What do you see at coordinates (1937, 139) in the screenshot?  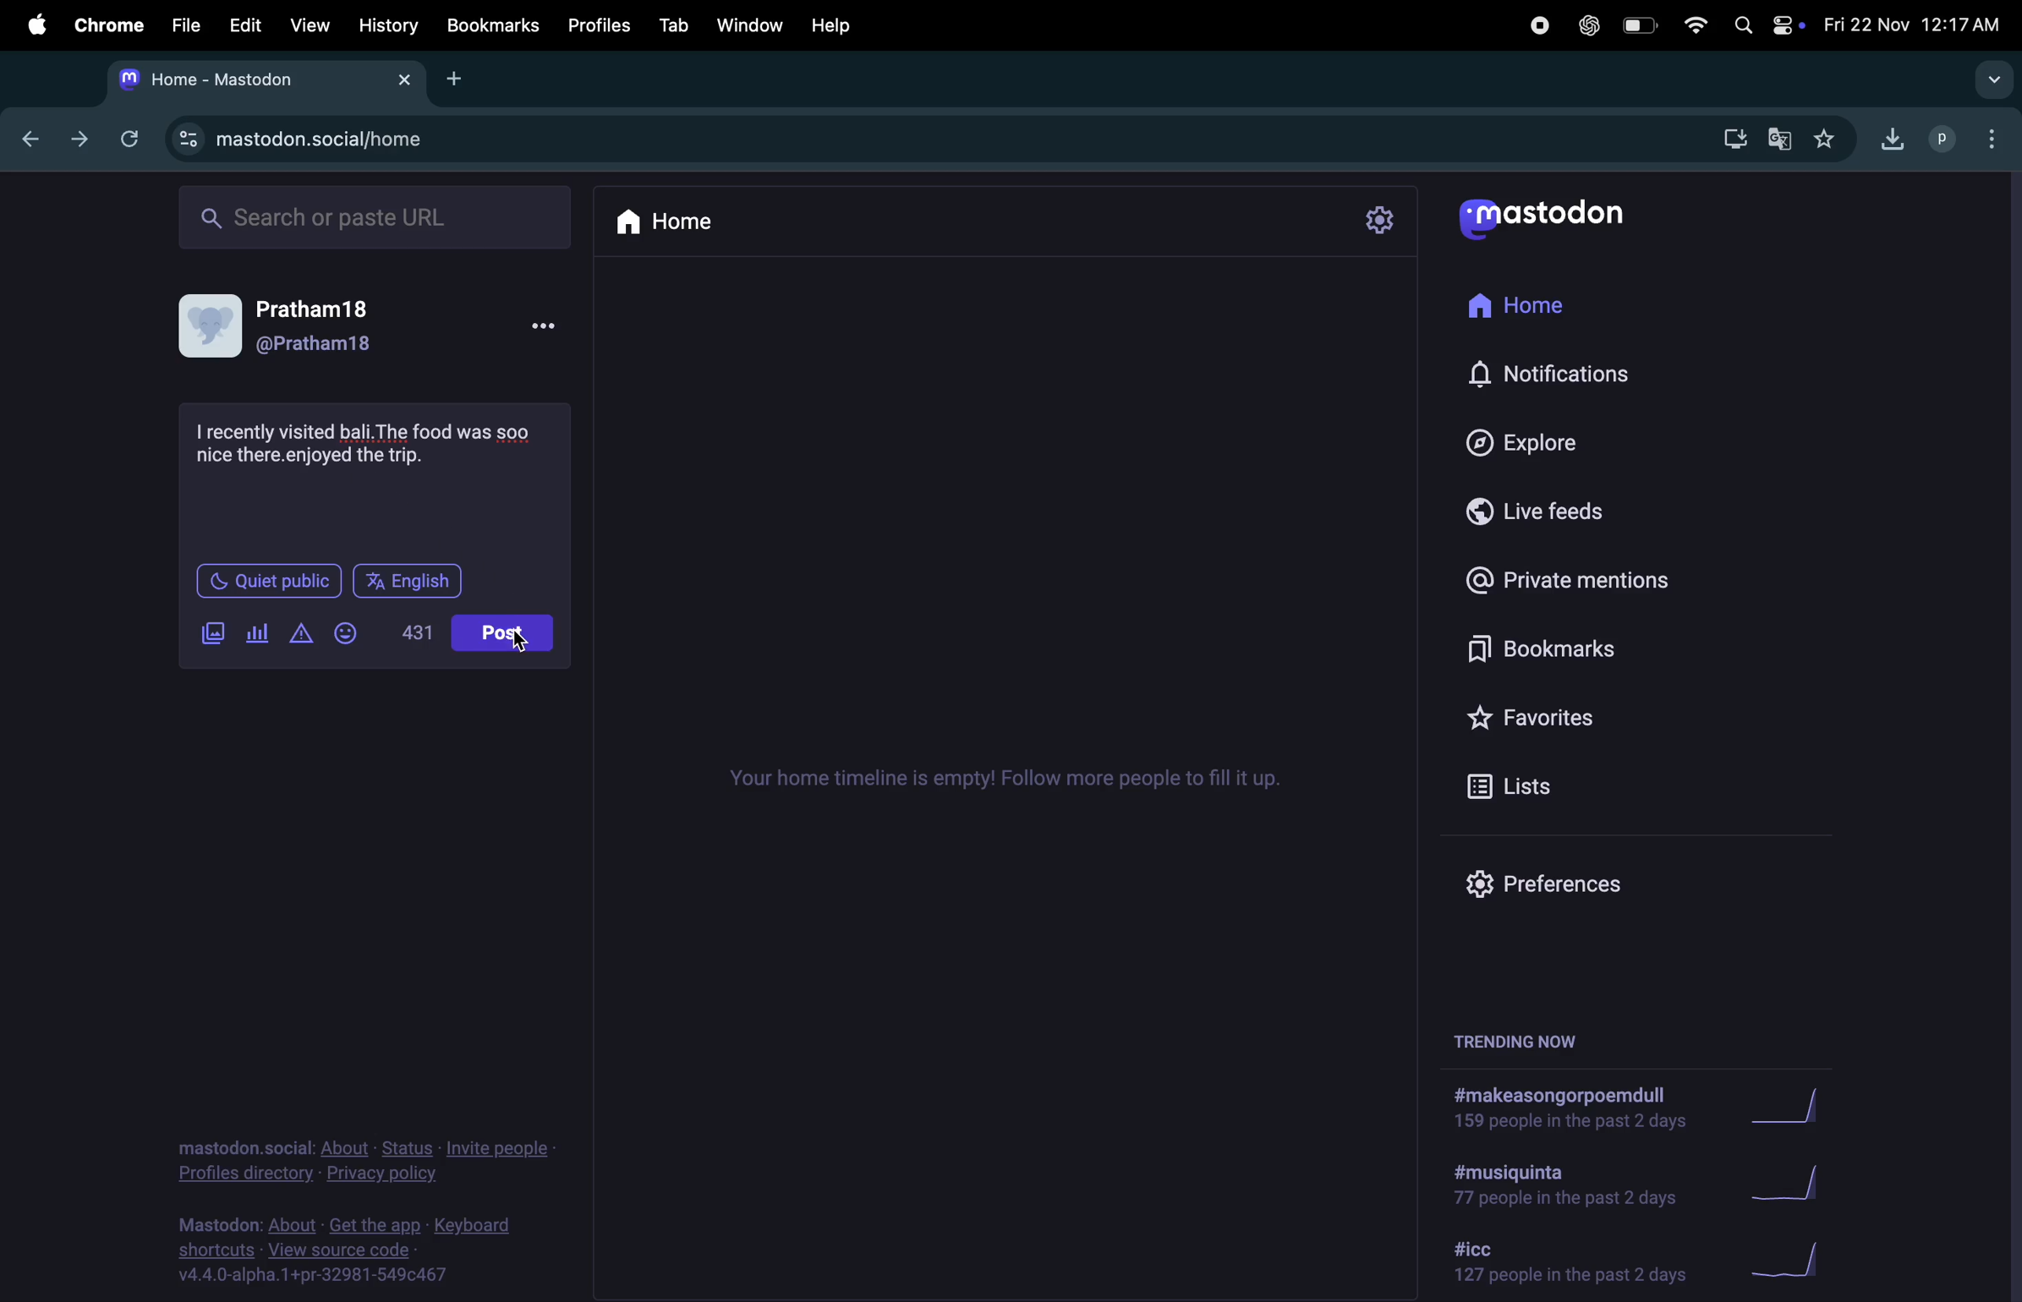 I see `profile` at bounding box center [1937, 139].